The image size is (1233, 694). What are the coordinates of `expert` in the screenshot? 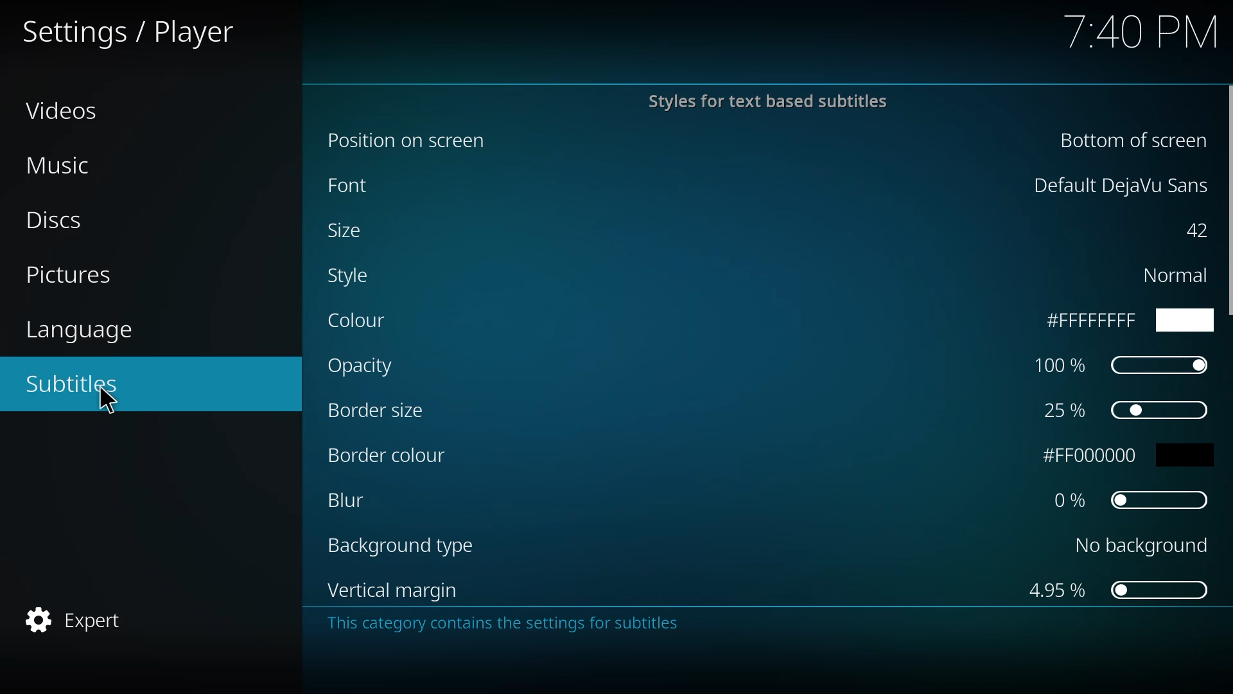 It's located at (83, 616).